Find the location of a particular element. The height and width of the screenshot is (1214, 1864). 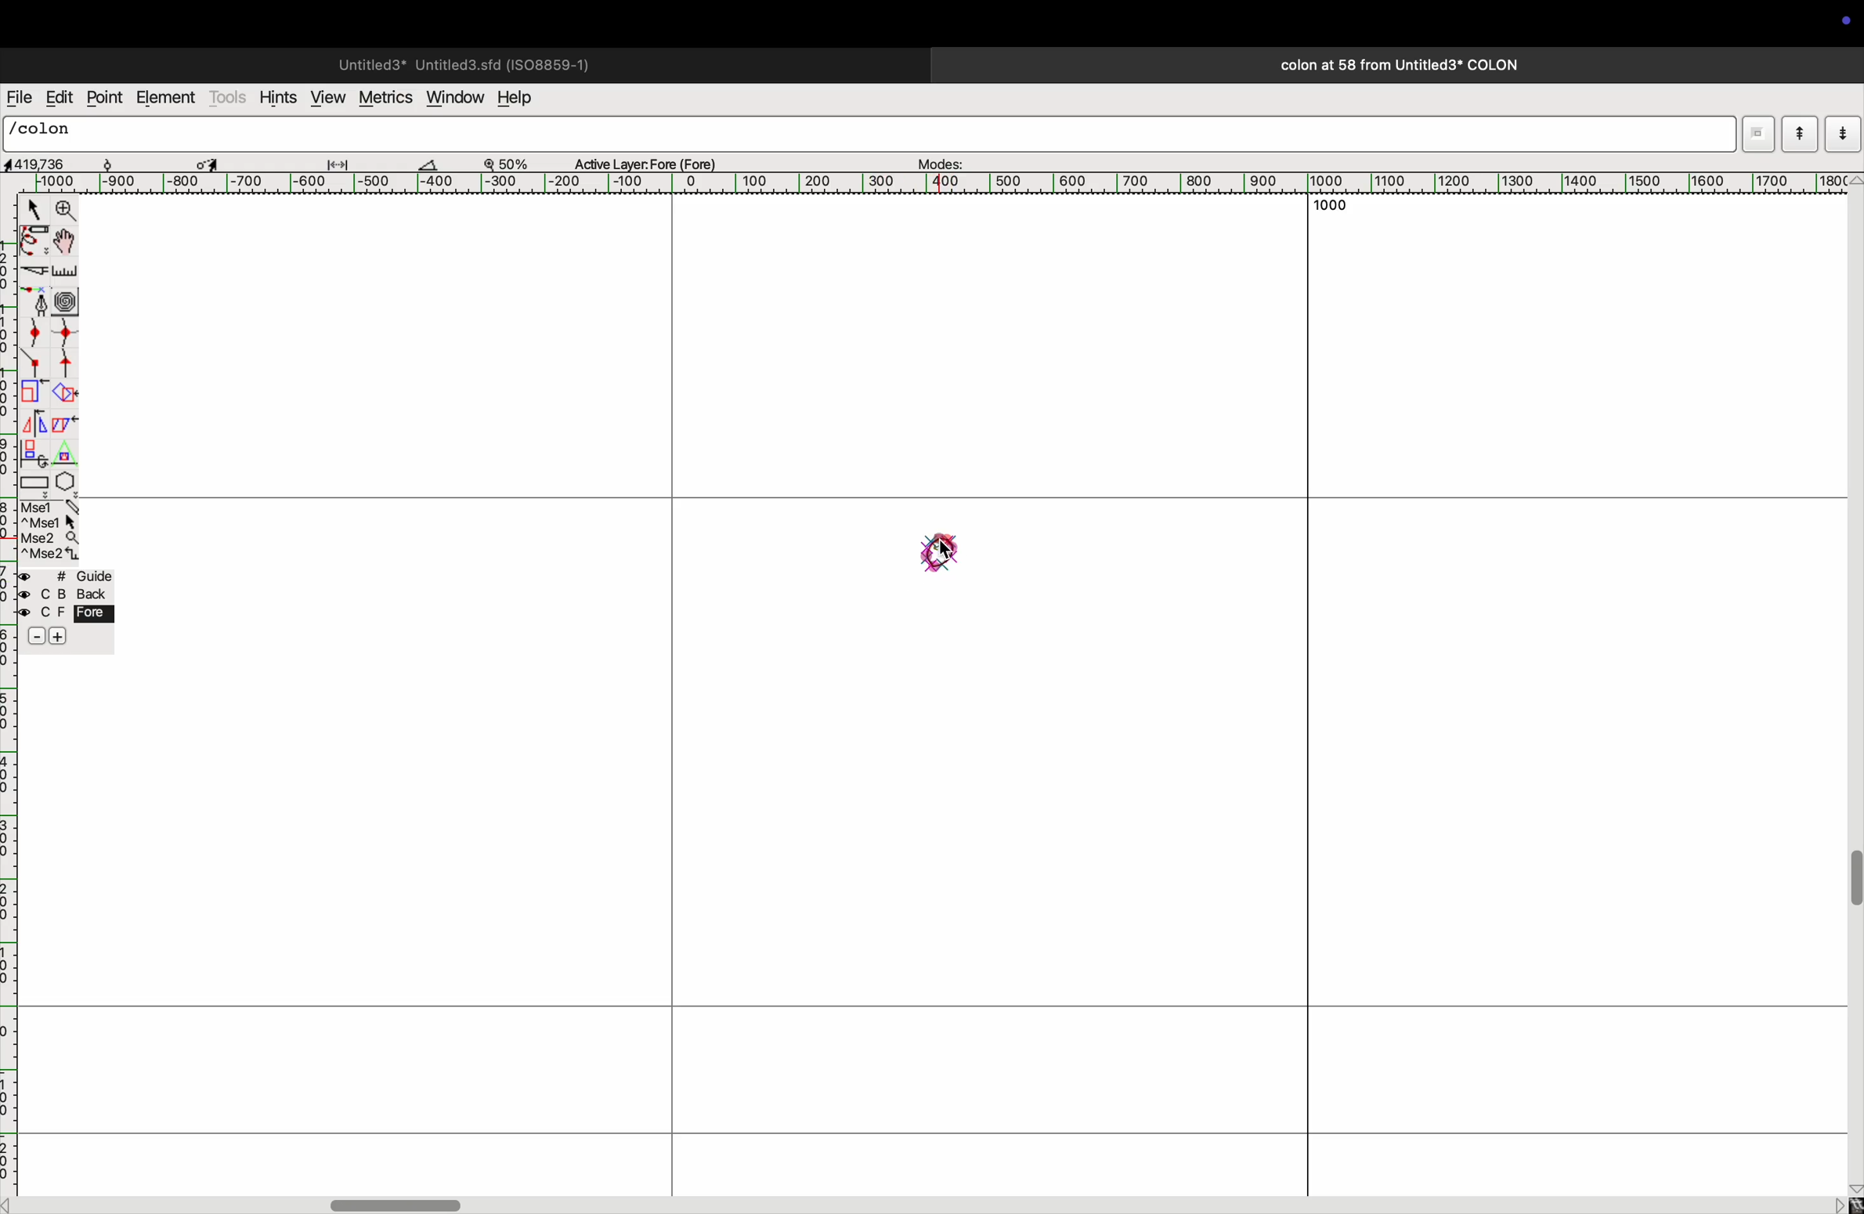

colon title is located at coordinates (1393, 65).